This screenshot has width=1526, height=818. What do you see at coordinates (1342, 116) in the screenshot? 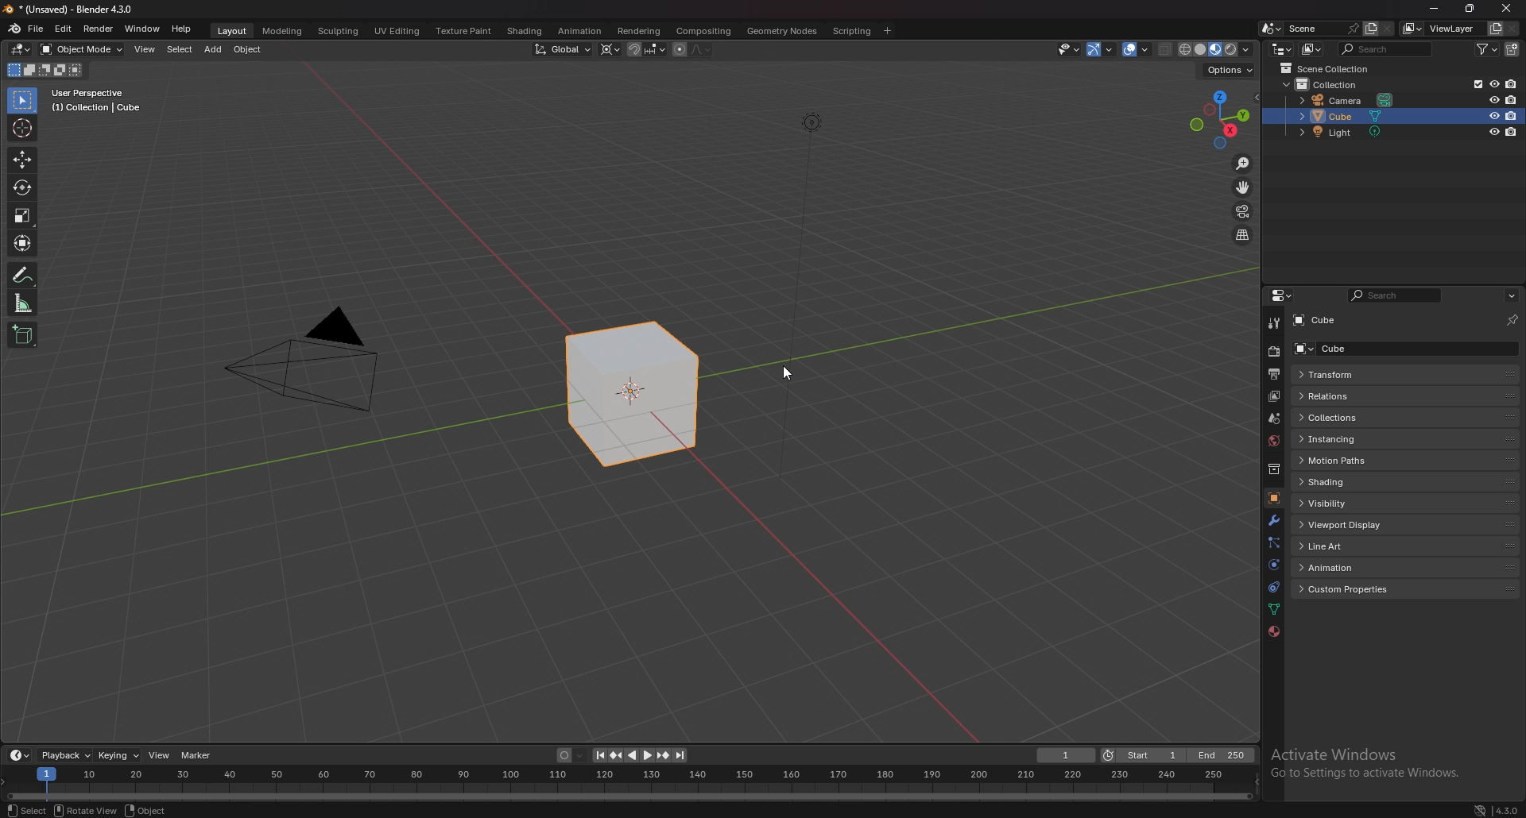
I see `cube` at bounding box center [1342, 116].